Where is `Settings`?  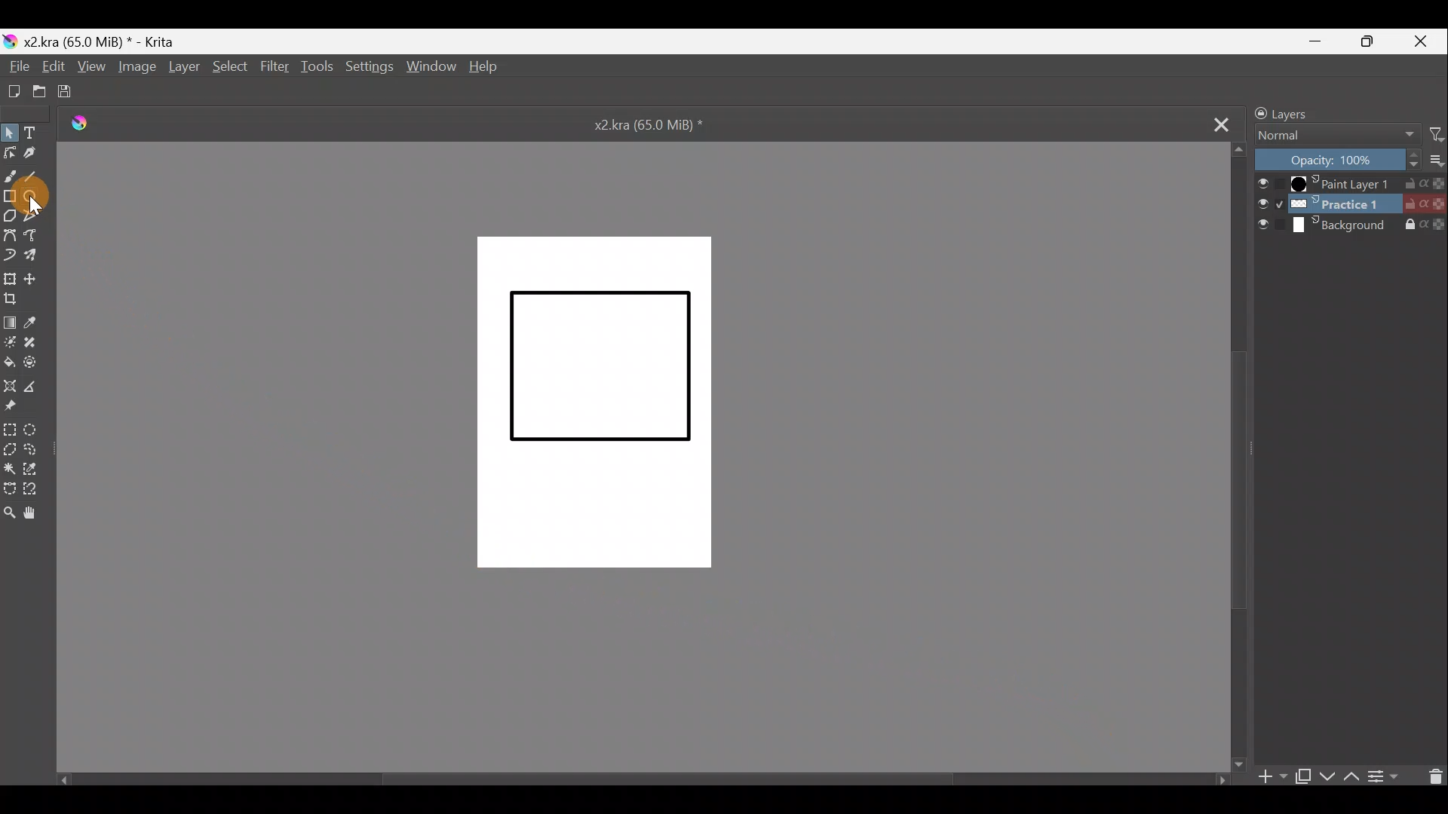
Settings is located at coordinates (370, 69).